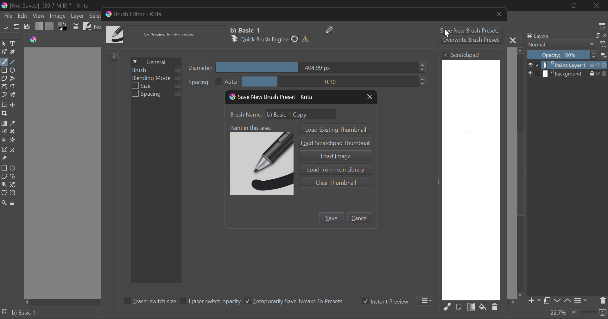 This screenshot has width=608, height=319. What do you see at coordinates (4, 202) in the screenshot?
I see `Zoom` at bounding box center [4, 202].